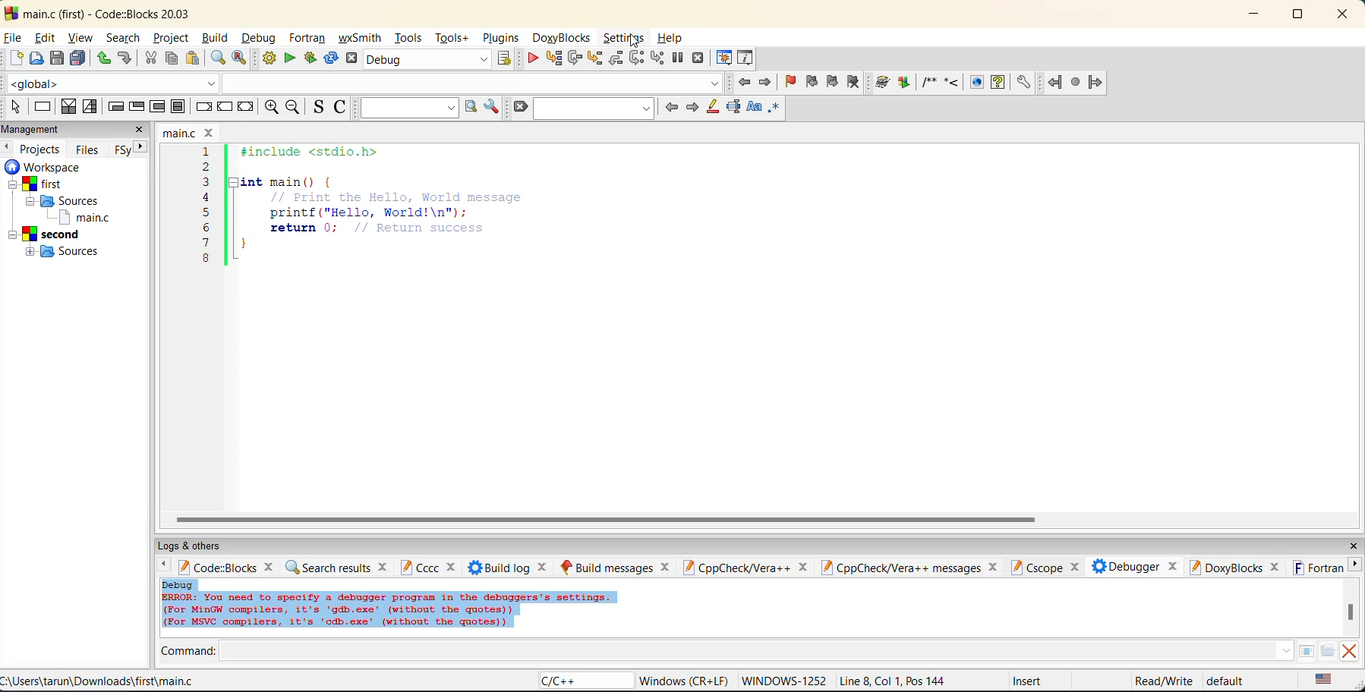 The image size is (1365, 692). I want to click on extract documentation for the current project, so click(903, 86).